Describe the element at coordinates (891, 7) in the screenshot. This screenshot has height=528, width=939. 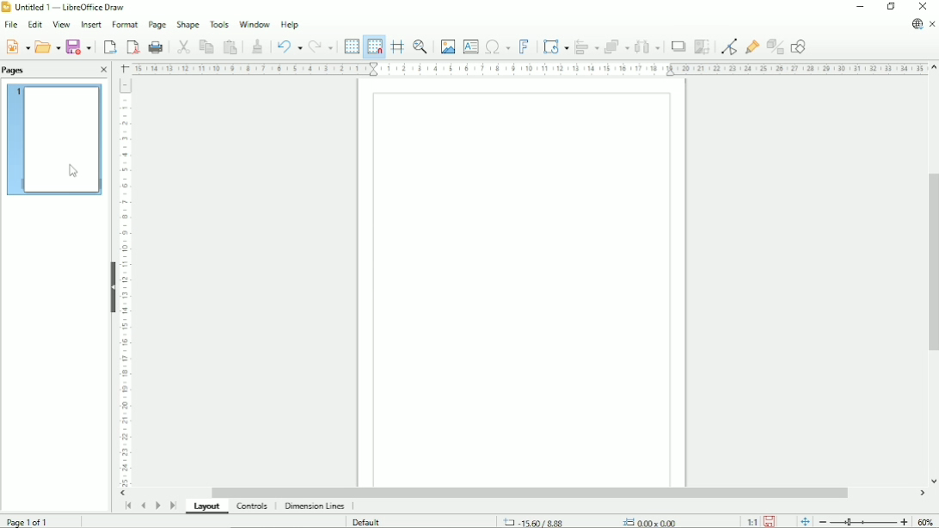
I see `Restore down` at that location.